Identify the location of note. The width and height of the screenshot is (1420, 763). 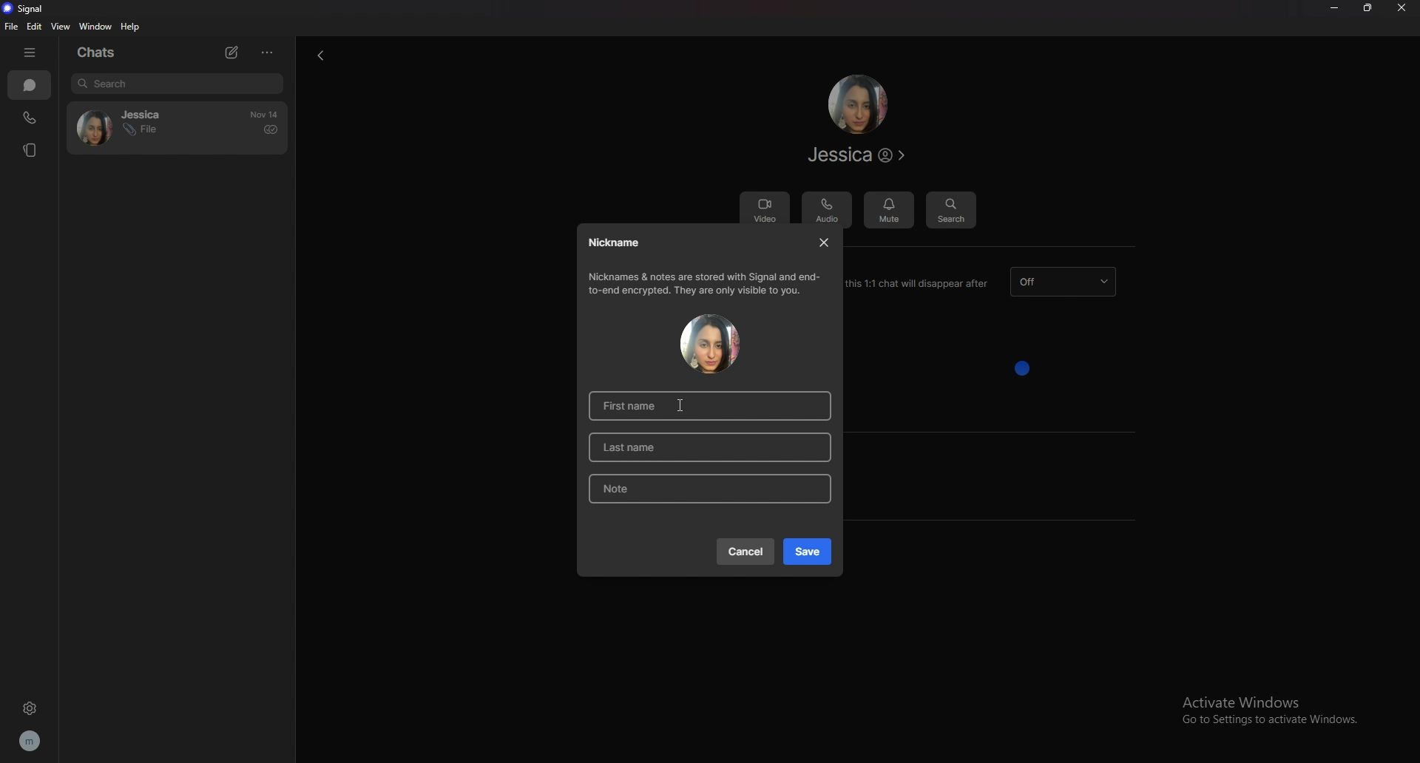
(706, 489).